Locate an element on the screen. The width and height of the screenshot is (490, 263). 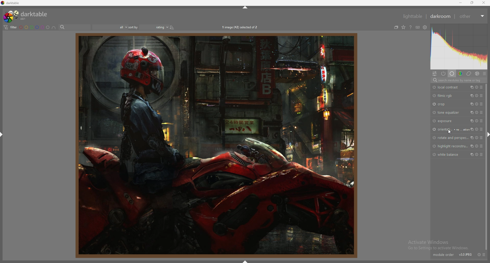
divider is located at coordinates (426, 17).